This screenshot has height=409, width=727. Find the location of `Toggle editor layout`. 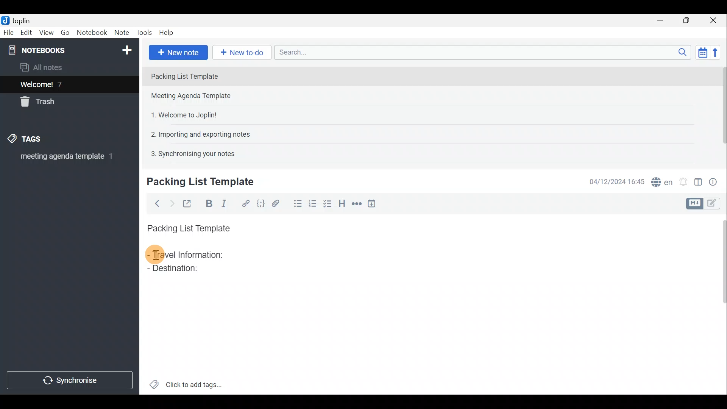

Toggle editor layout is located at coordinates (698, 180).